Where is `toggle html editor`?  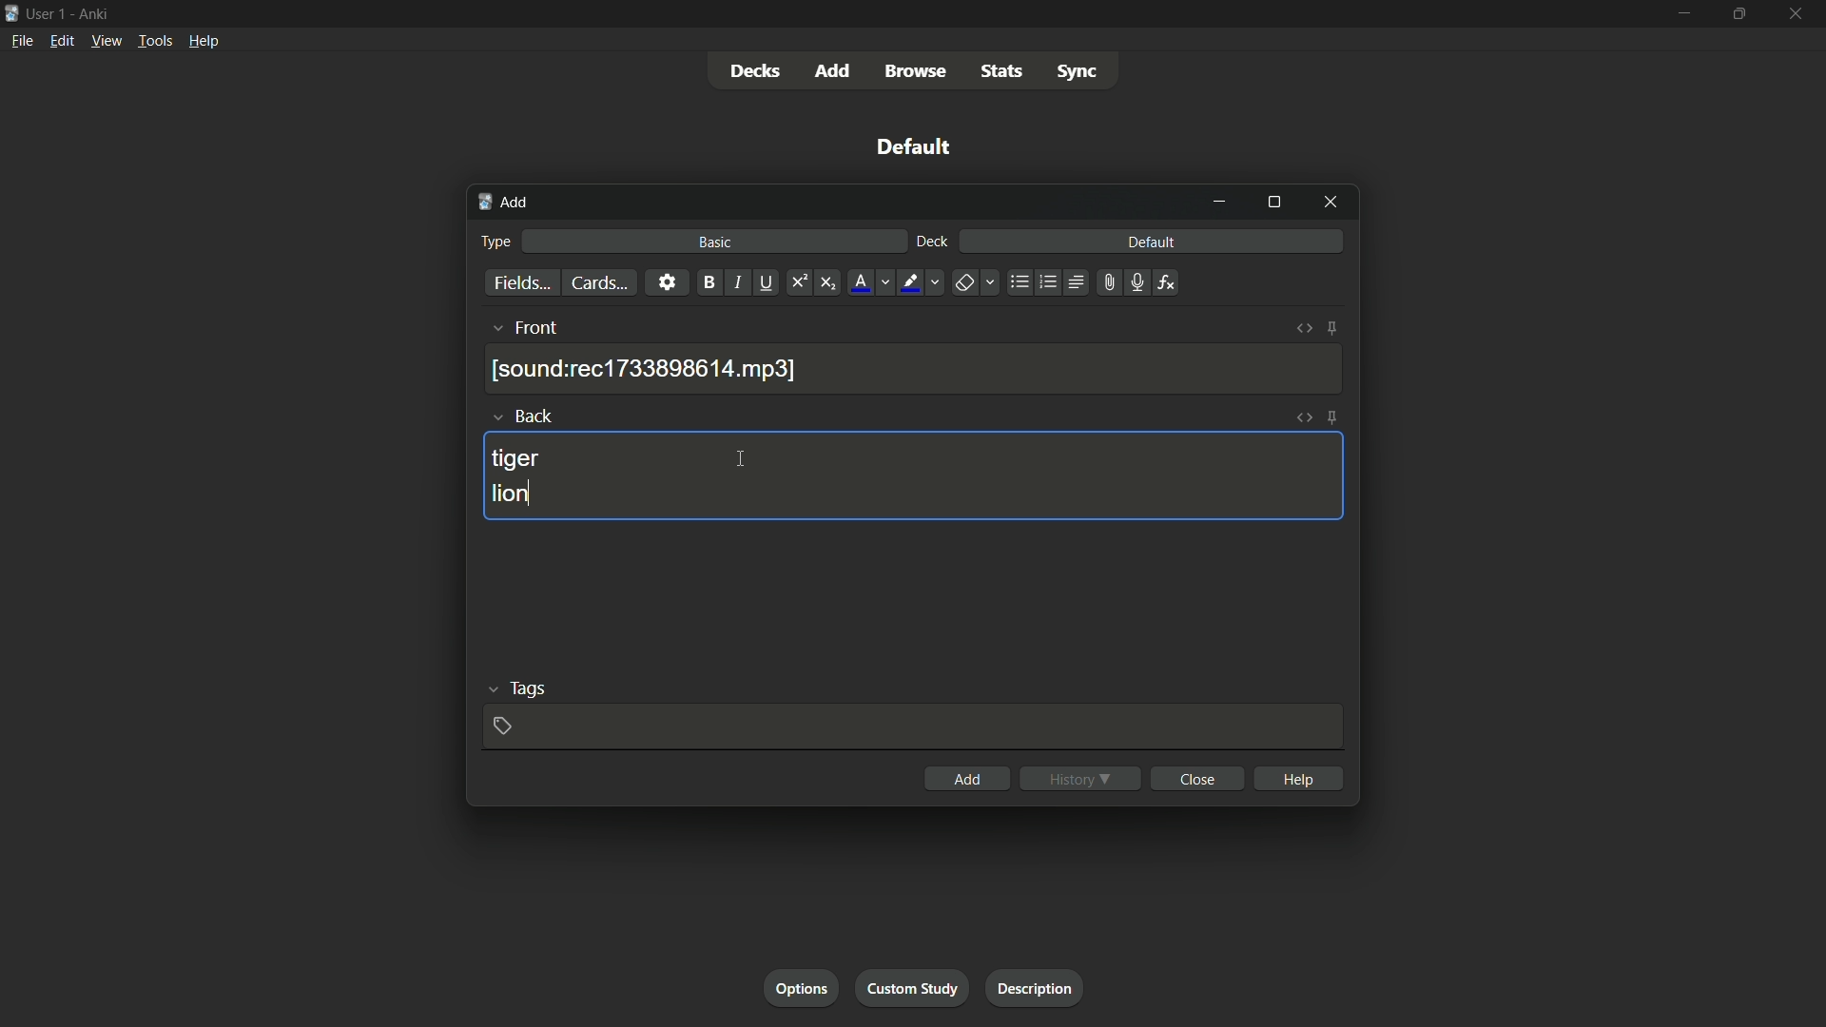
toggle html editor is located at coordinates (1304, 330).